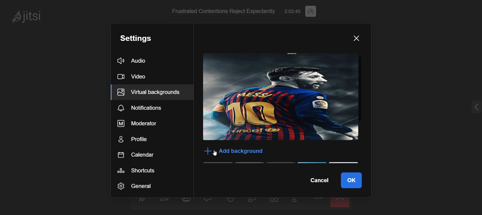  Describe the element at coordinates (231, 151) in the screenshot. I see `add background` at that location.